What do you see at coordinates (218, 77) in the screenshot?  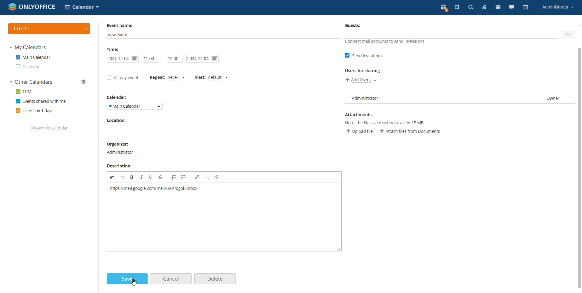 I see `default ` at bounding box center [218, 77].